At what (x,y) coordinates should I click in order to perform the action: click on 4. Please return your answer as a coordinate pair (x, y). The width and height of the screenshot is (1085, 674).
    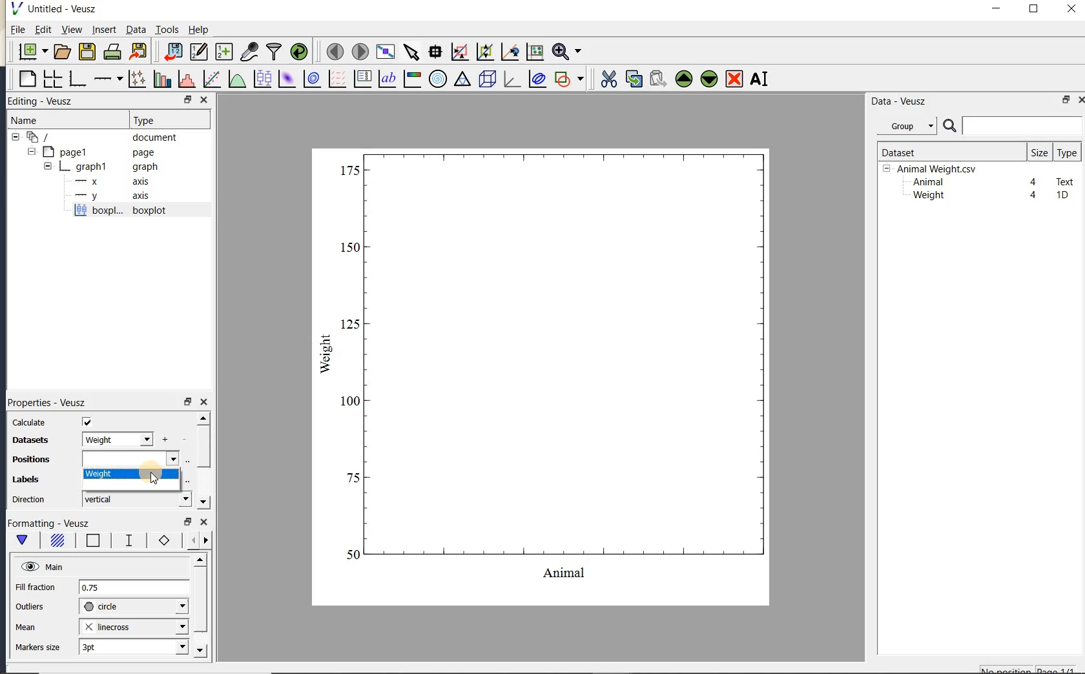
    Looking at the image, I should click on (1034, 183).